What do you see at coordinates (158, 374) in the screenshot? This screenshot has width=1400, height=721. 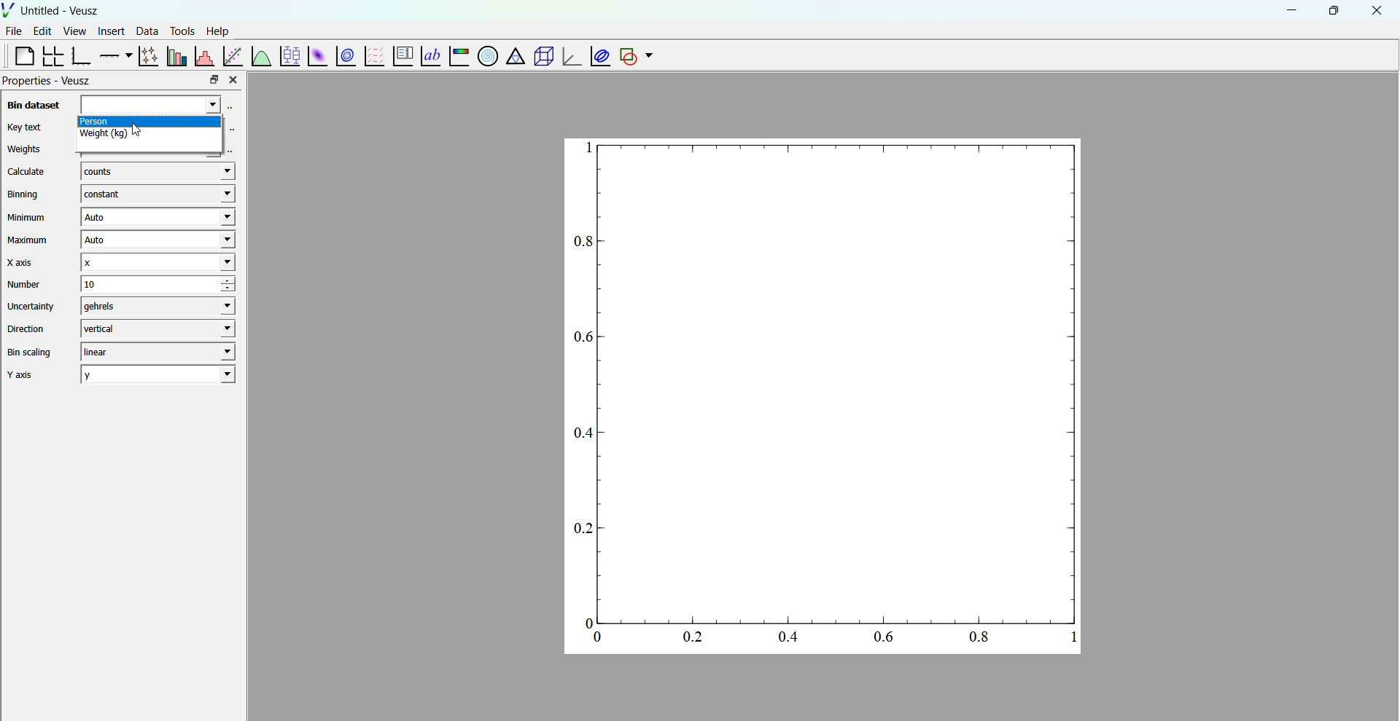 I see `y - y axis drop down` at bounding box center [158, 374].